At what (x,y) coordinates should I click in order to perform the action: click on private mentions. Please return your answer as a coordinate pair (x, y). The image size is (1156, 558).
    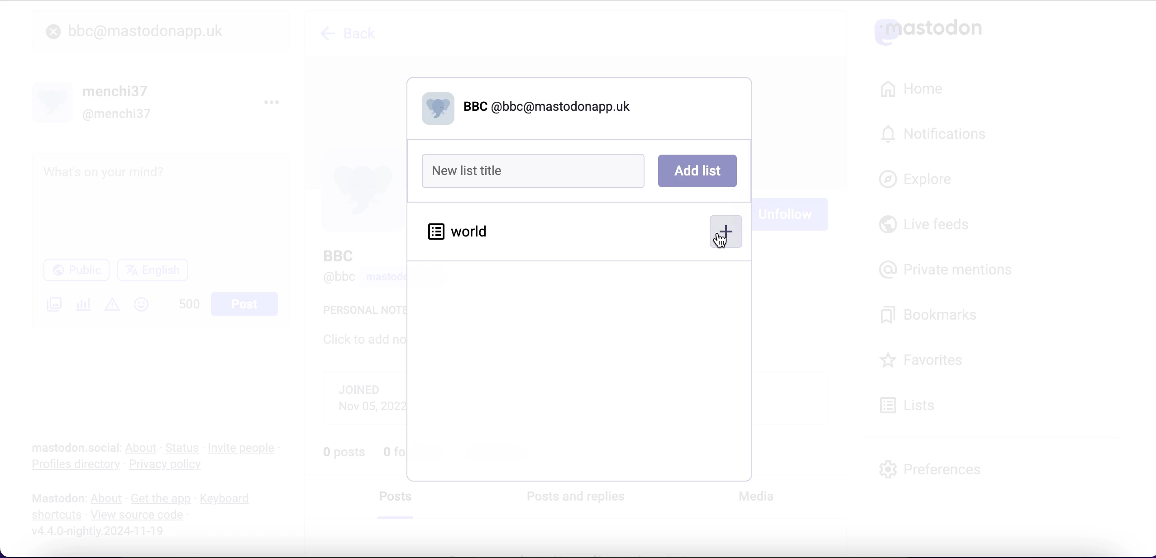
    Looking at the image, I should click on (949, 267).